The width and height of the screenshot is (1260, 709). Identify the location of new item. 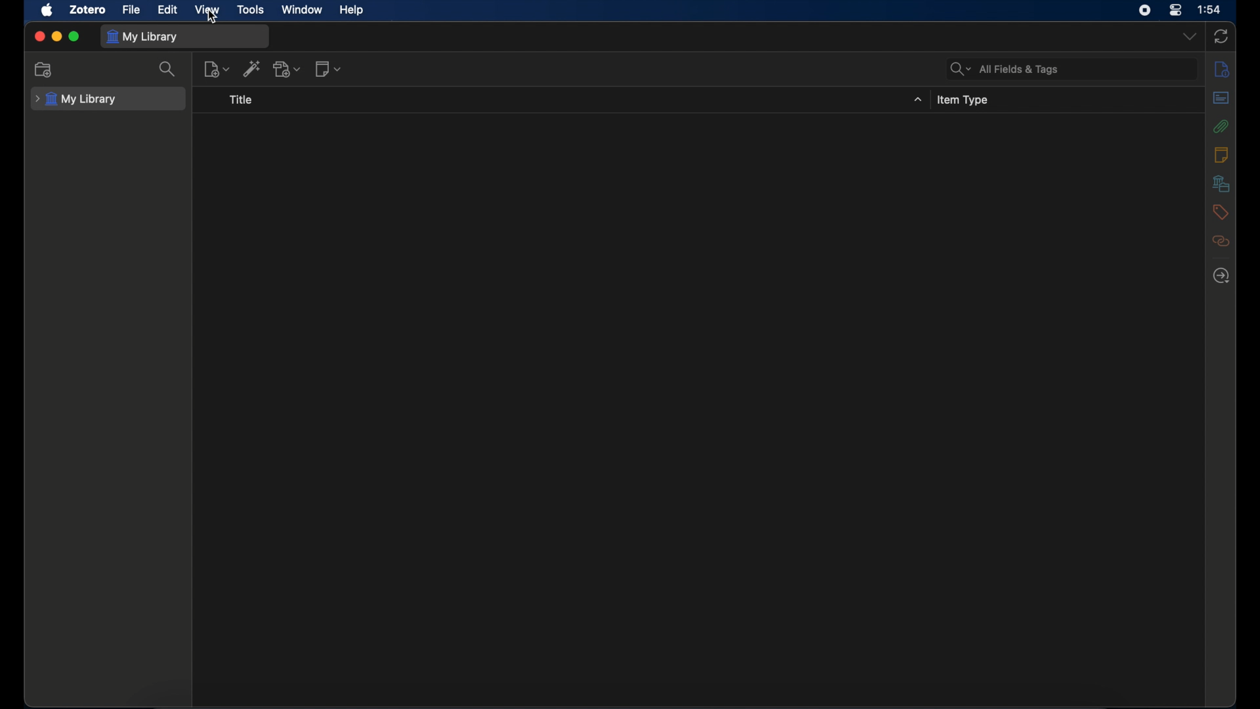
(217, 68).